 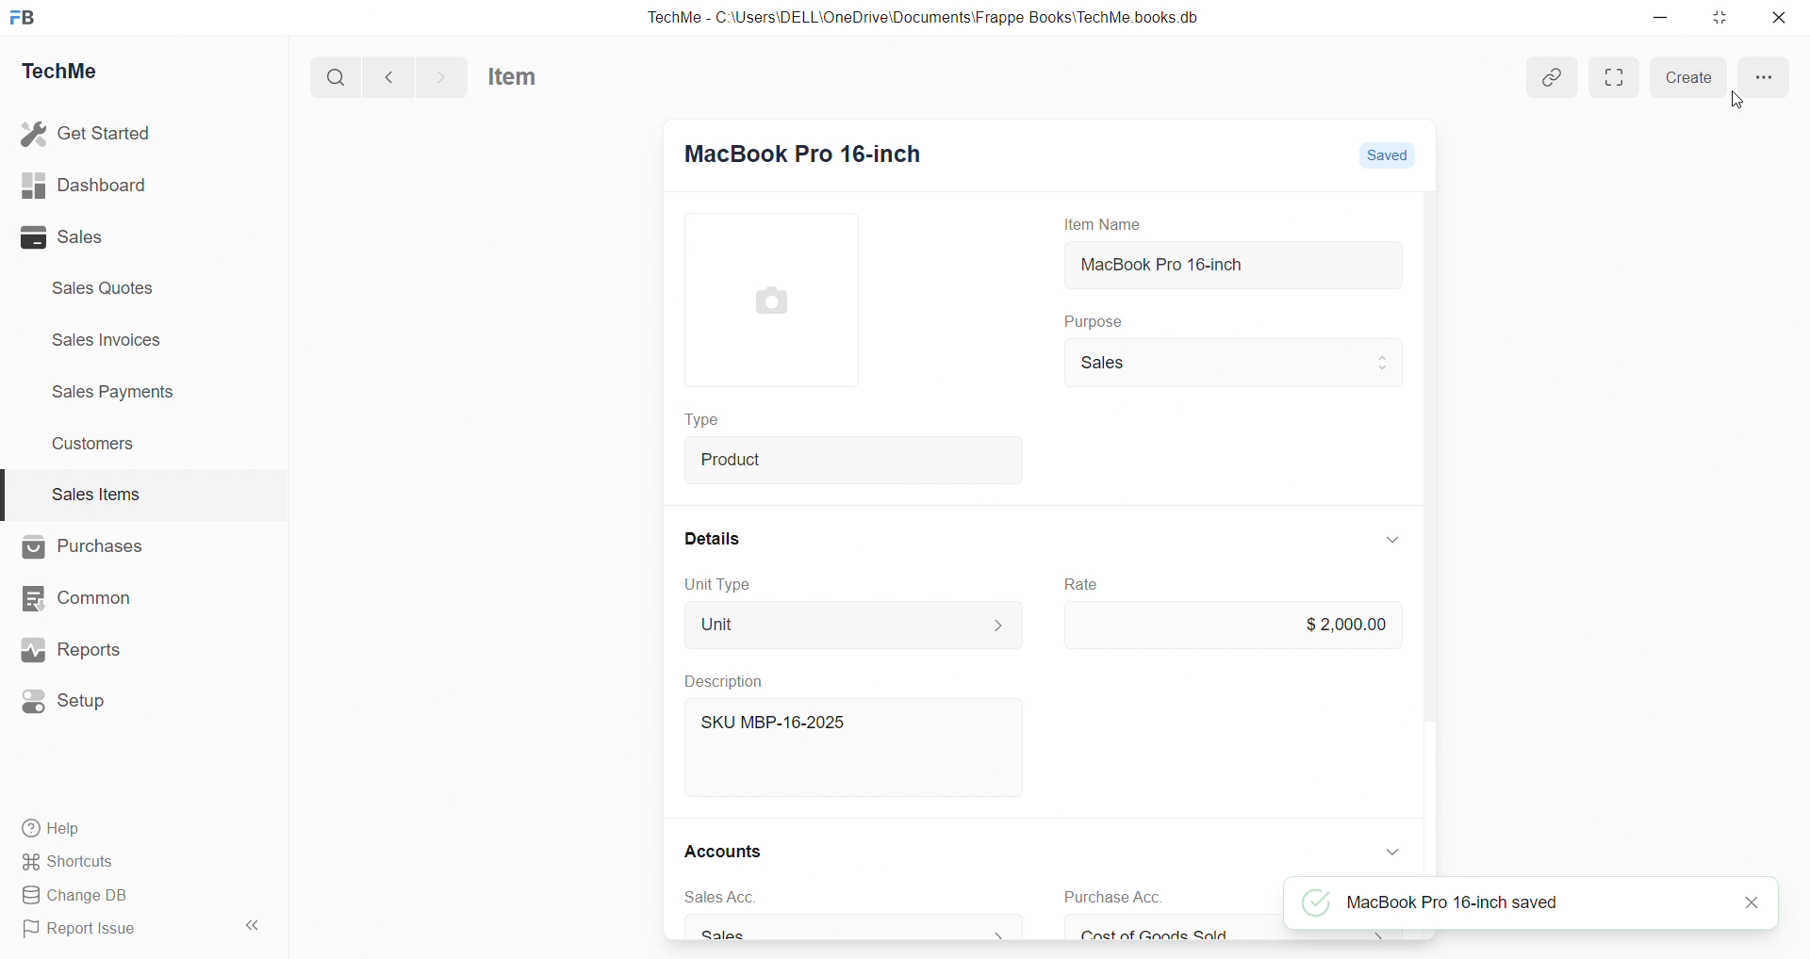 I want to click on share link, so click(x=1554, y=77).